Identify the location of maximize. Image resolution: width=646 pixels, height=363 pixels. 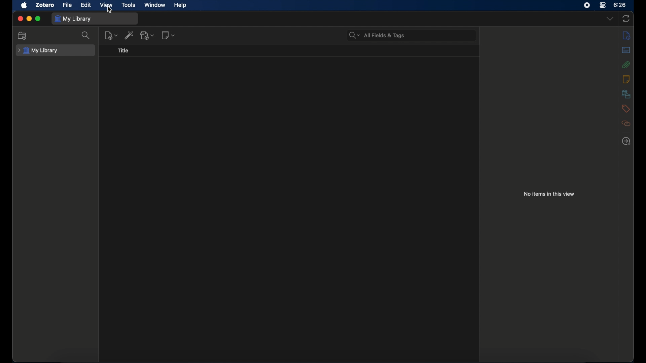
(38, 18).